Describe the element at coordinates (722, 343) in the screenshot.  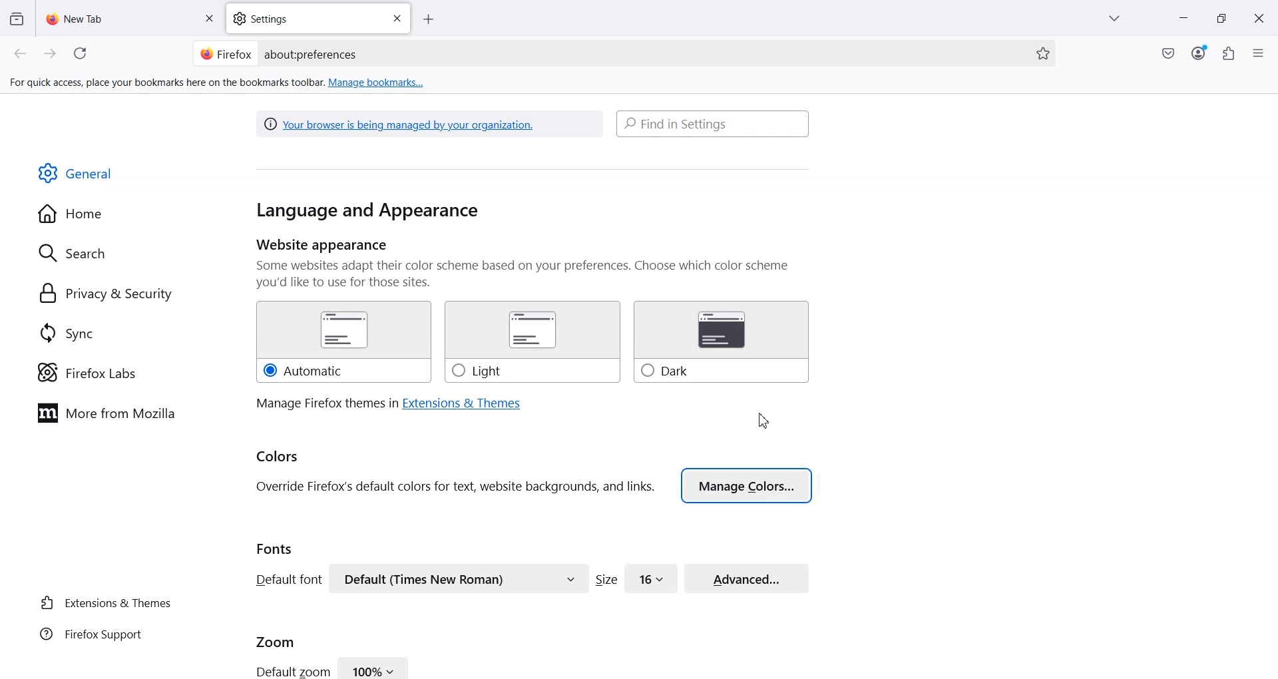
I see `O Dark` at that location.